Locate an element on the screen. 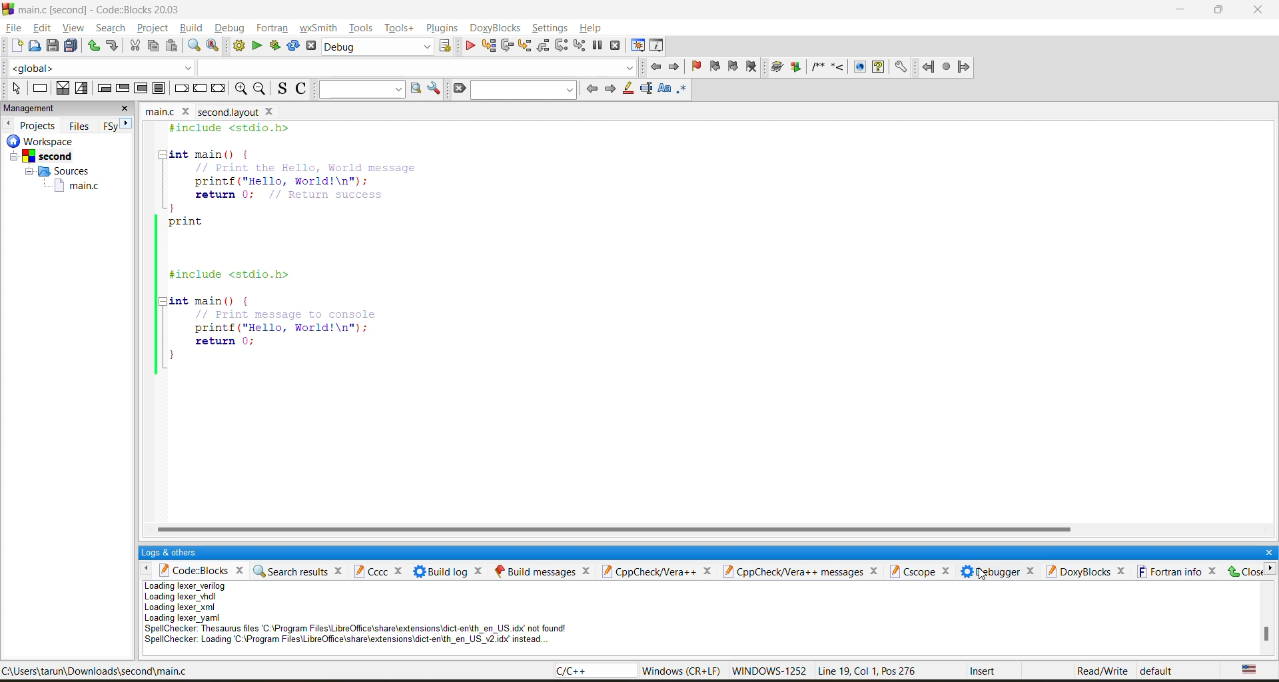  fortran is located at coordinates (947, 67).